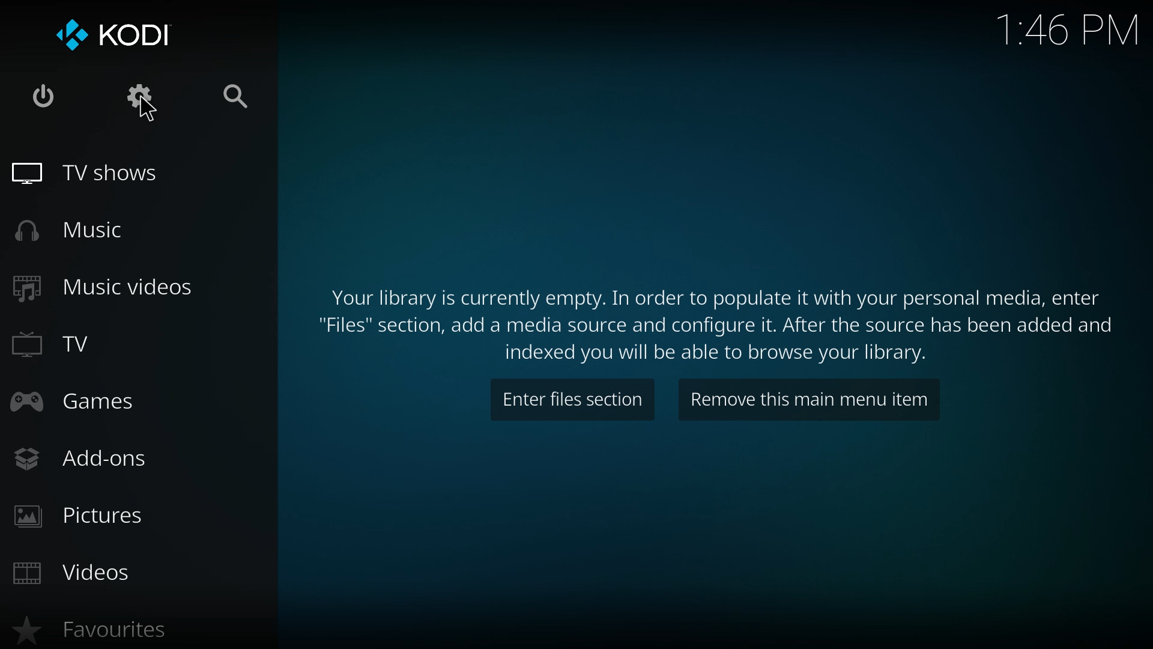 The image size is (1153, 649). I want to click on info, so click(714, 318).